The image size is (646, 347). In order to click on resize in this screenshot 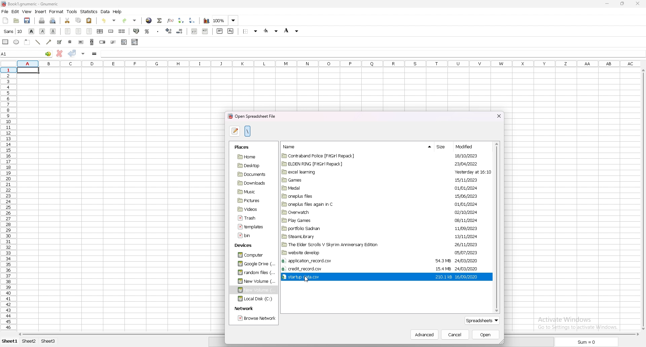, I will do `click(622, 3)`.